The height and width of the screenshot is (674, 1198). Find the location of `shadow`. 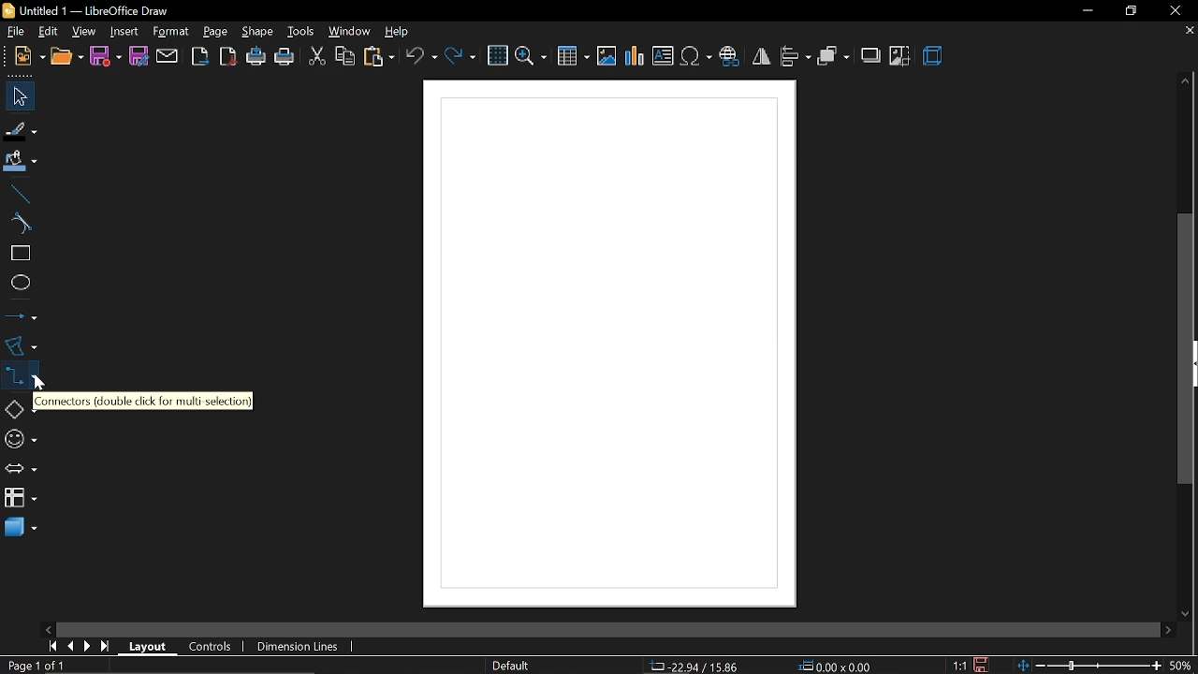

shadow is located at coordinates (869, 55).